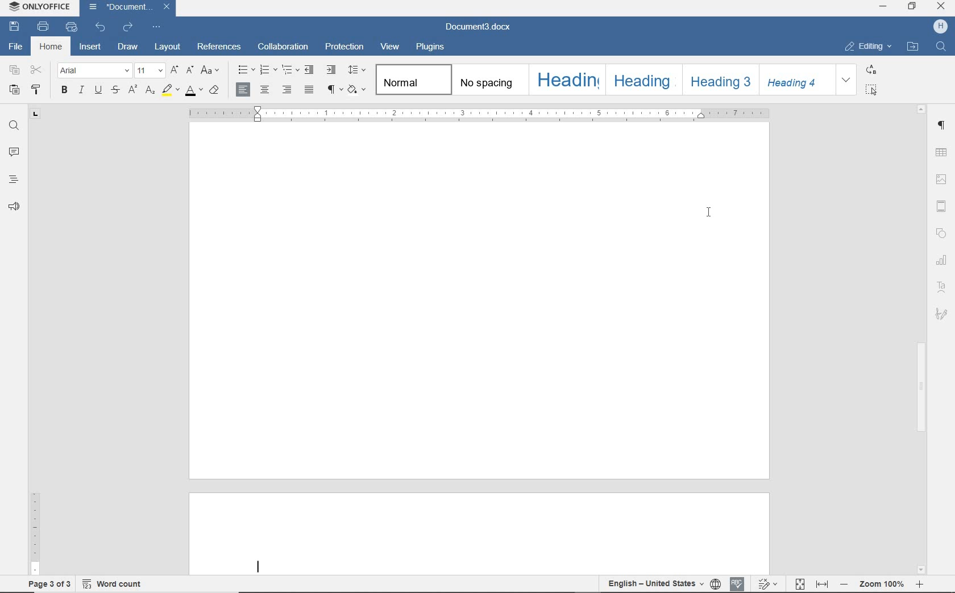 The width and height of the screenshot is (955, 593). Describe the element at coordinates (331, 70) in the screenshot. I see `INCREASE INDENT` at that location.